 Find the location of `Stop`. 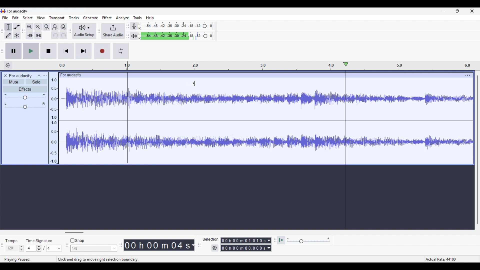

Stop is located at coordinates (49, 51).